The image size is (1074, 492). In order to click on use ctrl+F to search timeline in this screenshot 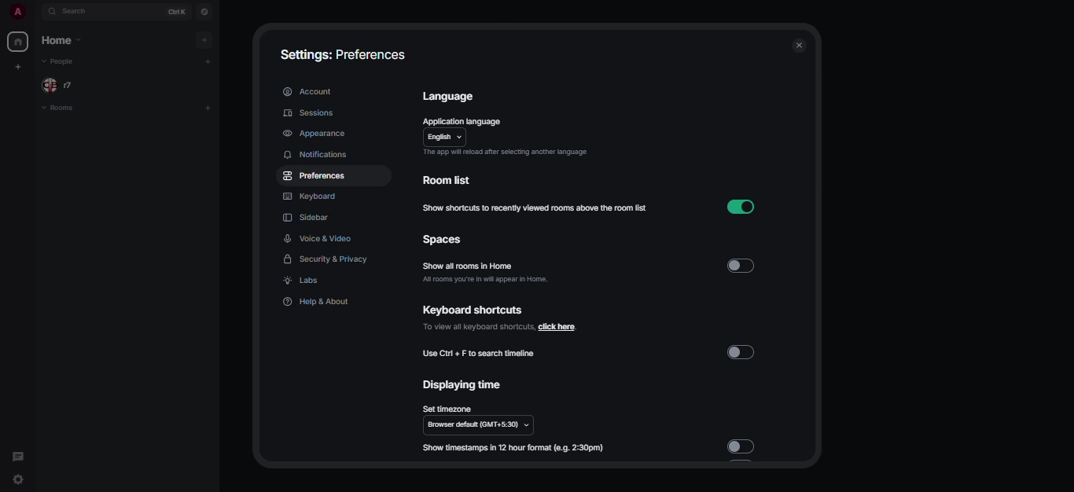, I will do `click(476, 353)`.